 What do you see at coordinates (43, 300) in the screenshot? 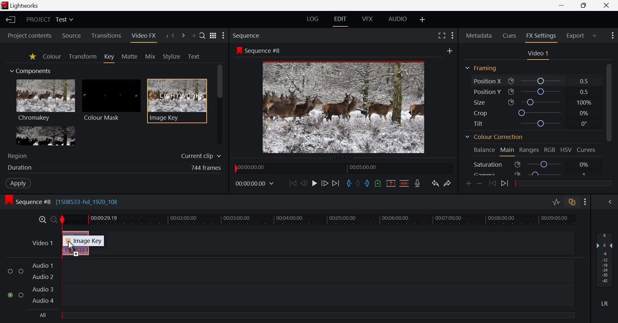
I see `Audio 4` at bounding box center [43, 300].